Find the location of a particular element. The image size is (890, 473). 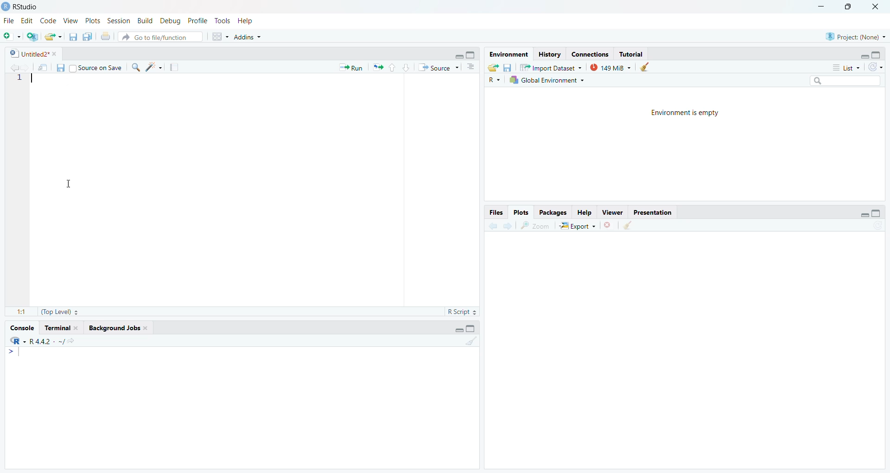

Plots is located at coordinates (521, 212).